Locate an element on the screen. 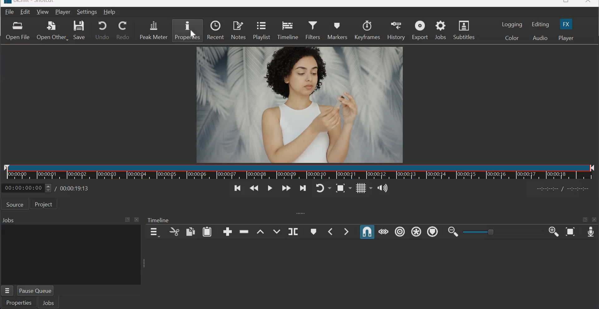 The width and height of the screenshot is (599, 309). Playlist is located at coordinates (261, 31).